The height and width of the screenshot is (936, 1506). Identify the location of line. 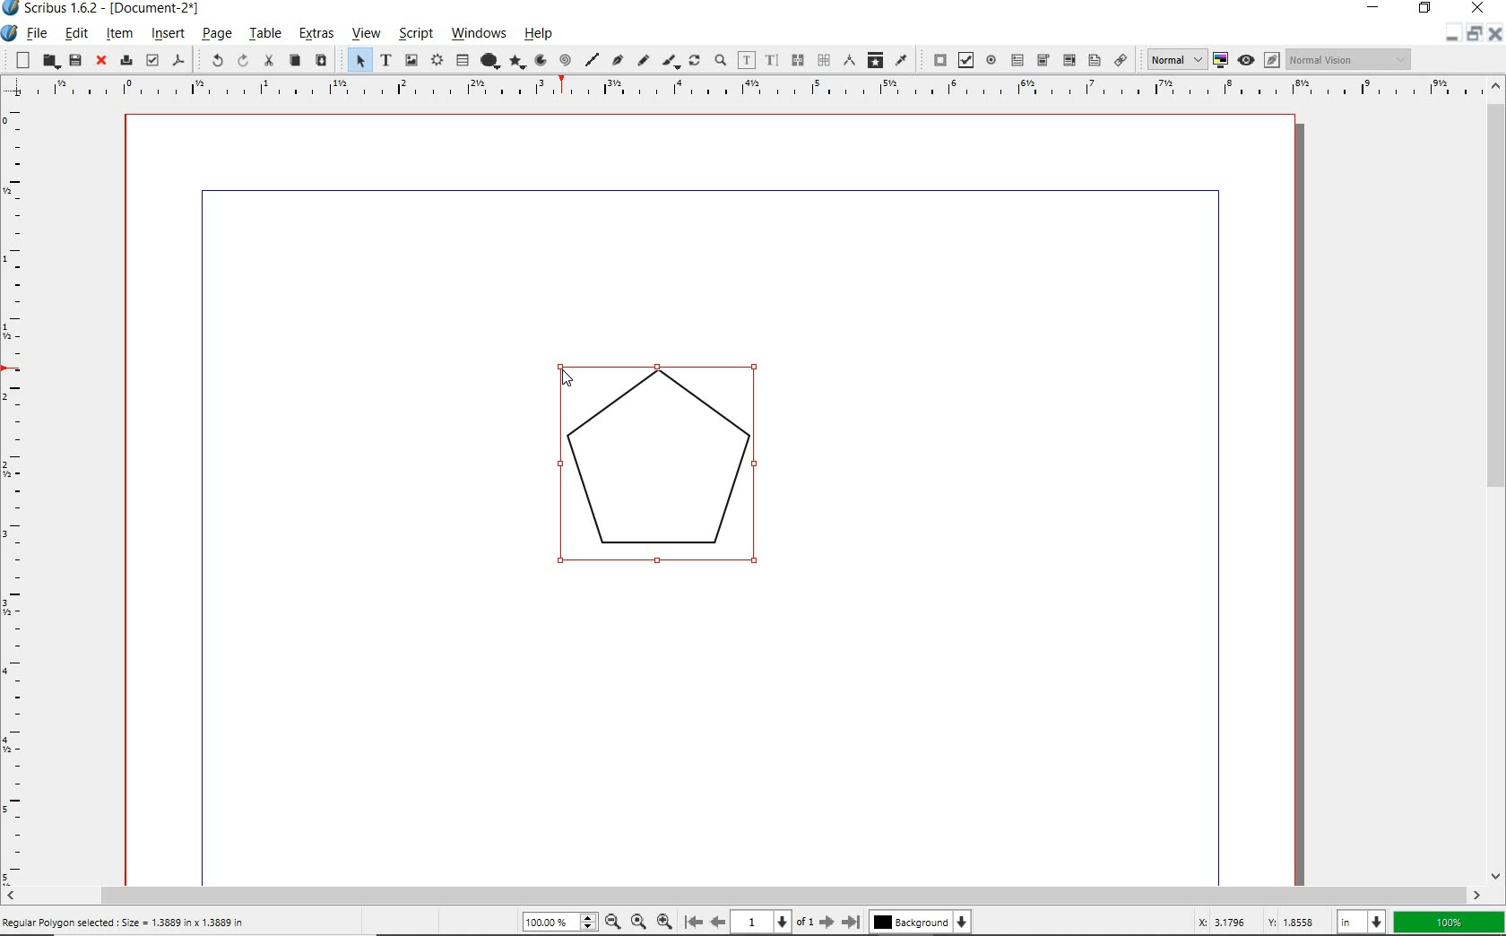
(591, 56).